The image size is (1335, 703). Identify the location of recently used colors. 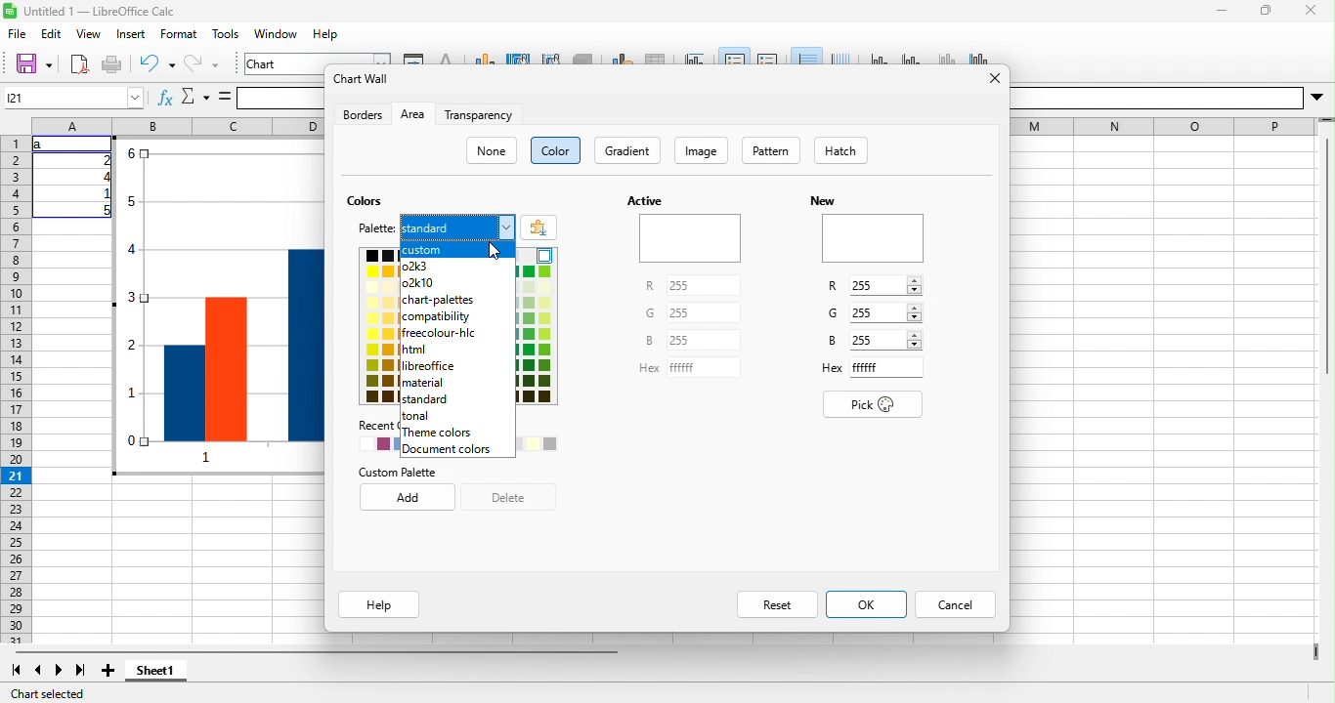
(377, 443).